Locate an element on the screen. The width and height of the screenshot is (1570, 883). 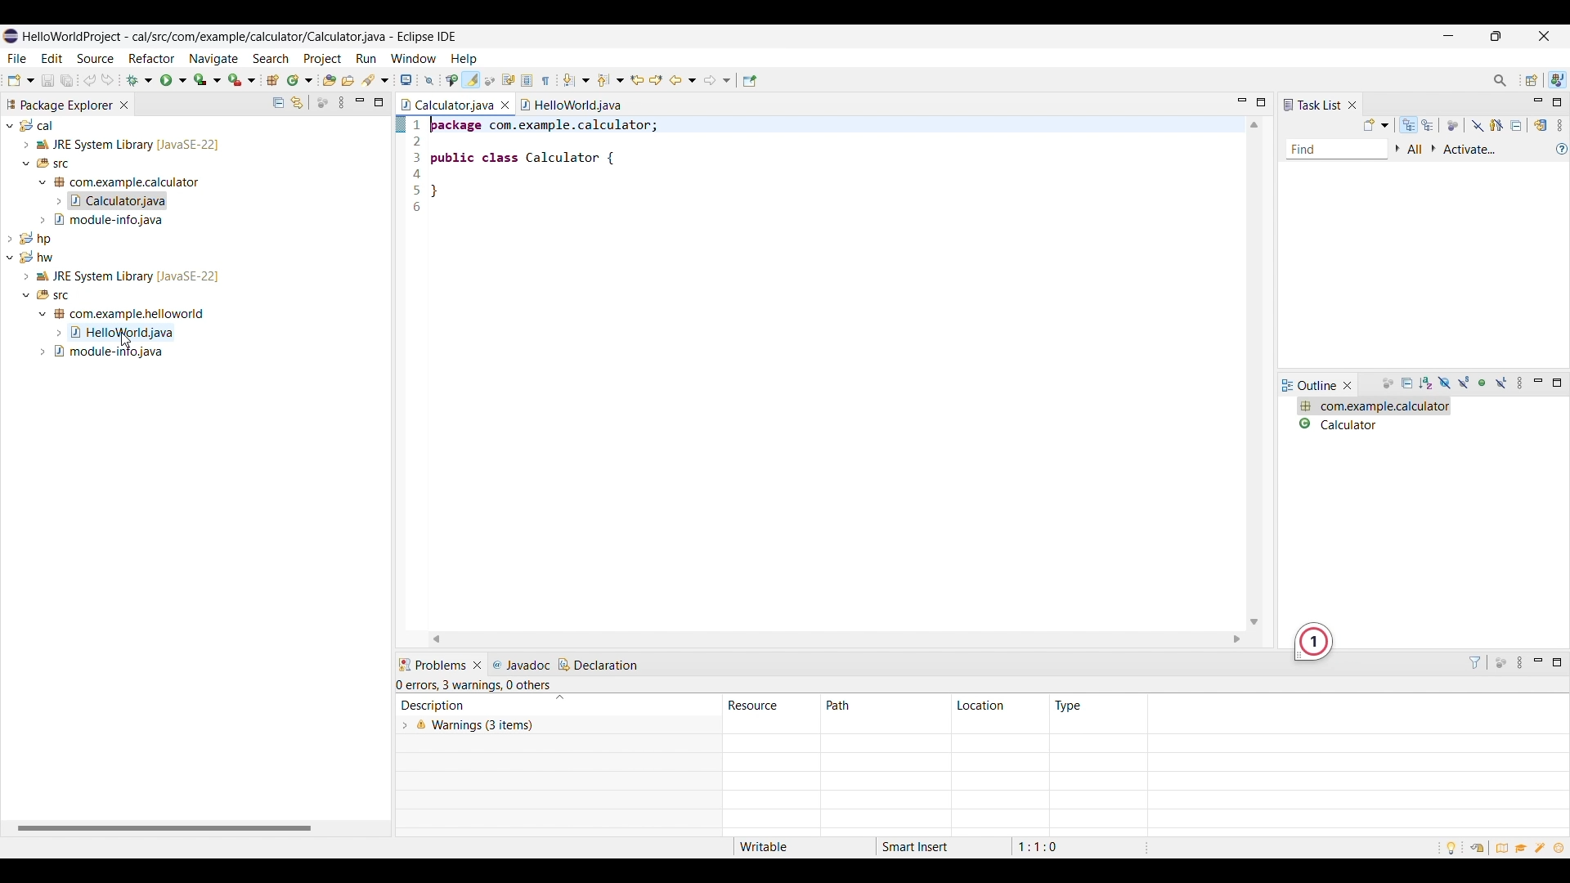
Maximize is located at coordinates (379, 102).